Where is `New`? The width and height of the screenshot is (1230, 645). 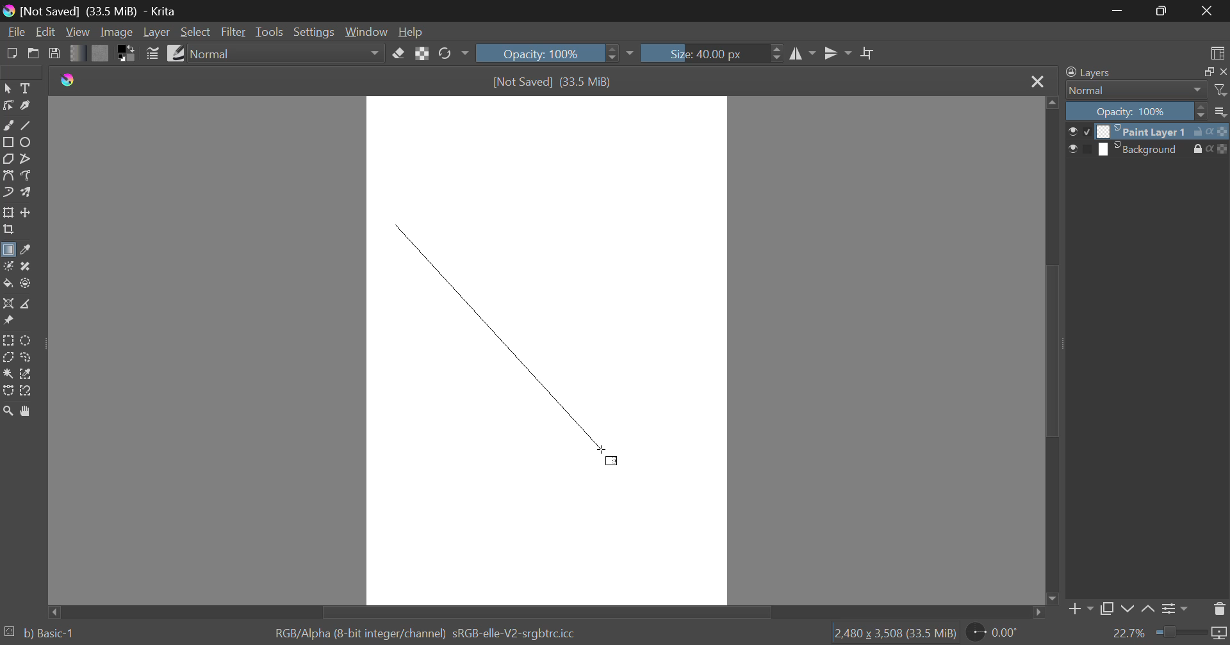 New is located at coordinates (11, 52).